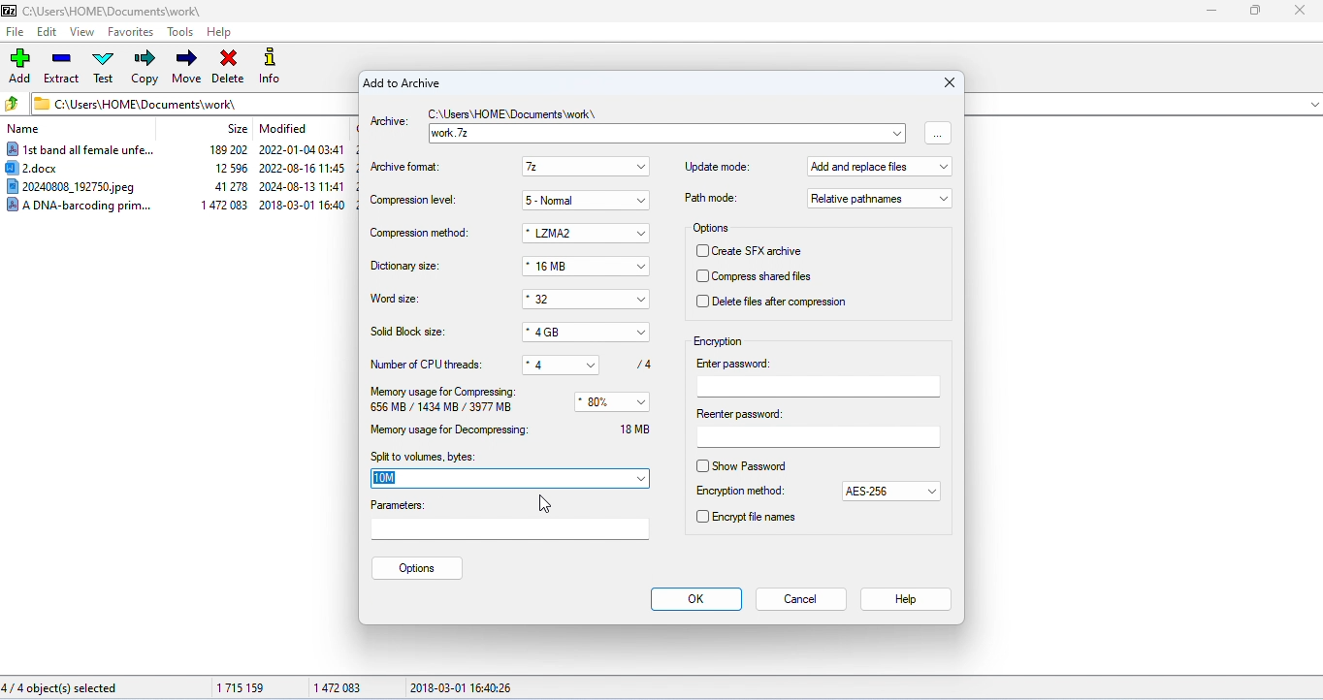  What do you see at coordinates (103, 11) in the screenshot?
I see `CAUsers\HOME\Documents\work\` at bounding box center [103, 11].